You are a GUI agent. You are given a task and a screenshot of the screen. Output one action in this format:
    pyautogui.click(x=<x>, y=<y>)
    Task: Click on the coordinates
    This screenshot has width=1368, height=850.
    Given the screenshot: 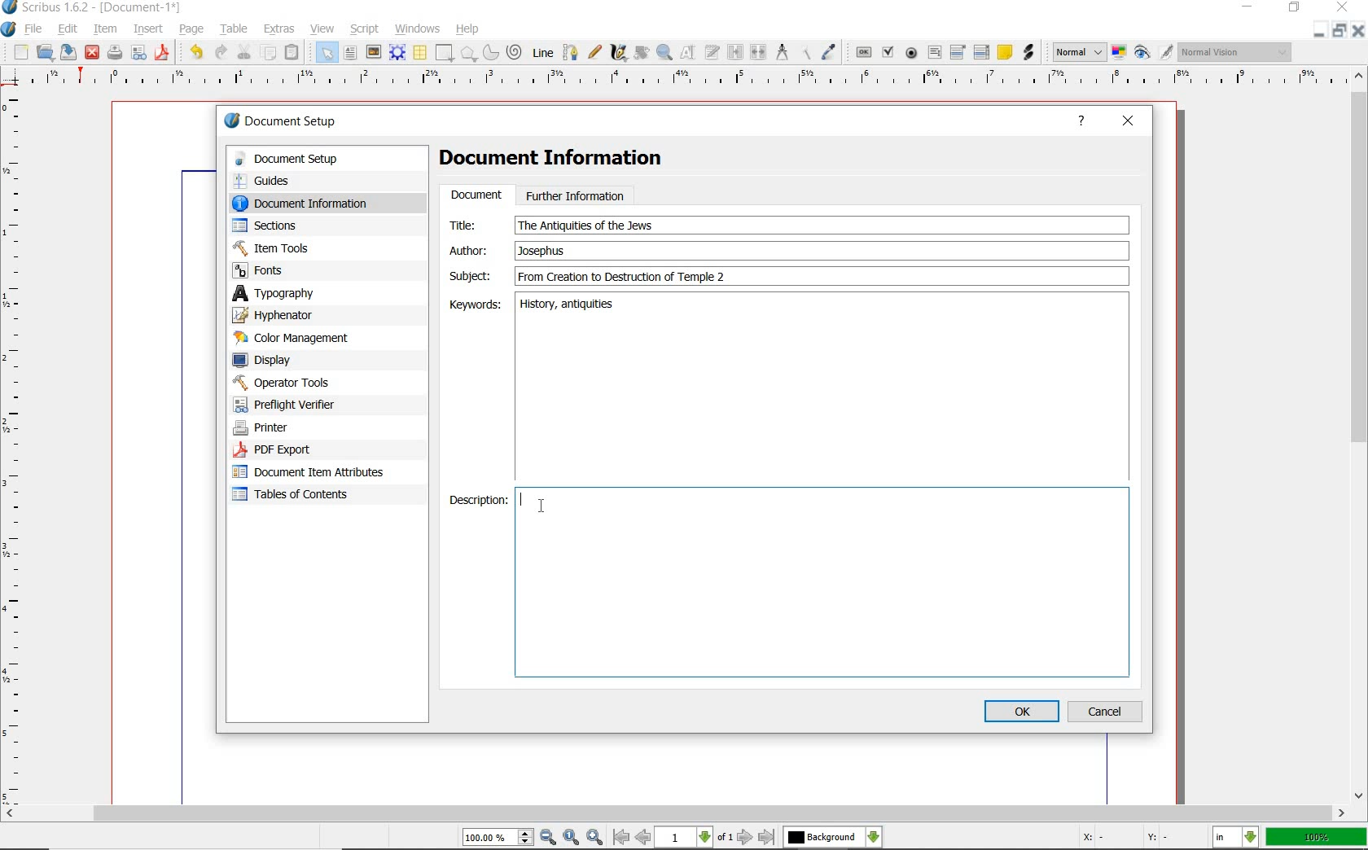 What is the action you would take?
    pyautogui.click(x=1123, y=839)
    